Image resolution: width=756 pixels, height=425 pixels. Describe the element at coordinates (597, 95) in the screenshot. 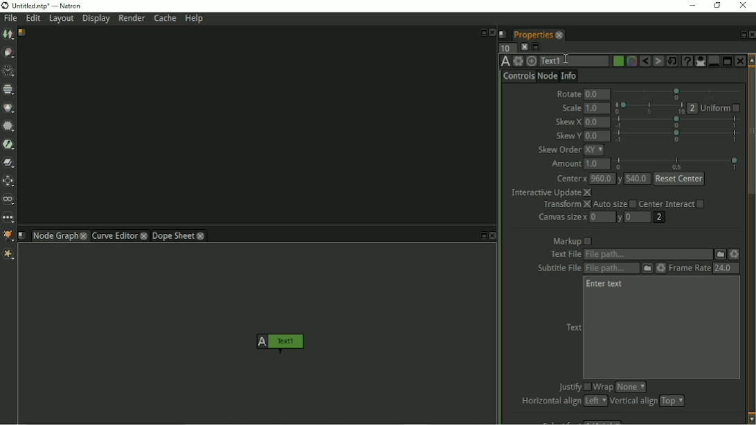

I see `0.0` at that location.